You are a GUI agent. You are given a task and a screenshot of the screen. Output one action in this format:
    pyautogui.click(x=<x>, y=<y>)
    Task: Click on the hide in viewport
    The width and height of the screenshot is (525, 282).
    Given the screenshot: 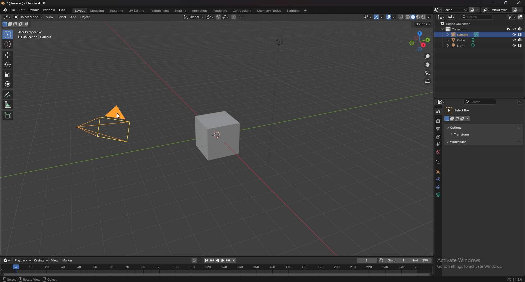 What is the action you would take?
    pyautogui.click(x=513, y=35)
    